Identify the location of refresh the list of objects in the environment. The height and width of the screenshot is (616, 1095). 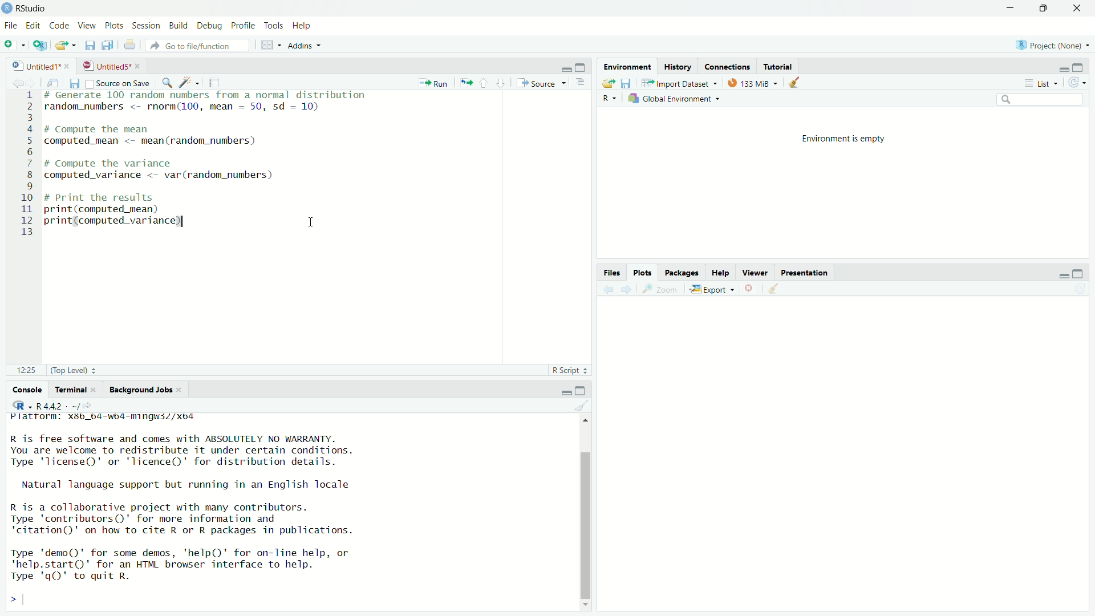
(1081, 83).